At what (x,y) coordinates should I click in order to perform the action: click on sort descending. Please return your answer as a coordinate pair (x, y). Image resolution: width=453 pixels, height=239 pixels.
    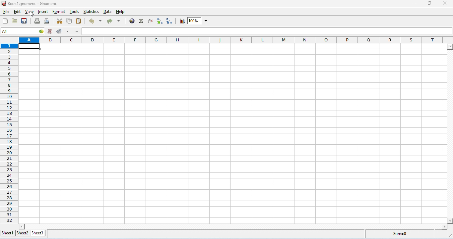
    Looking at the image, I should click on (169, 21).